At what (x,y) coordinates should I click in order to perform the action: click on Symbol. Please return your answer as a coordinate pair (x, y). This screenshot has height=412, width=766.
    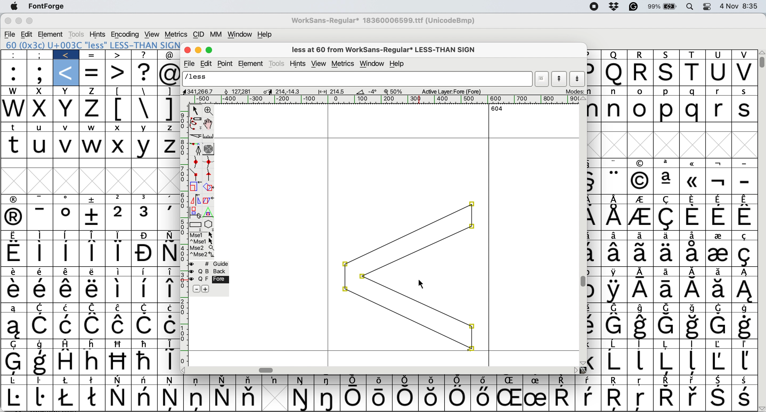
    Looking at the image, I should click on (640, 380).